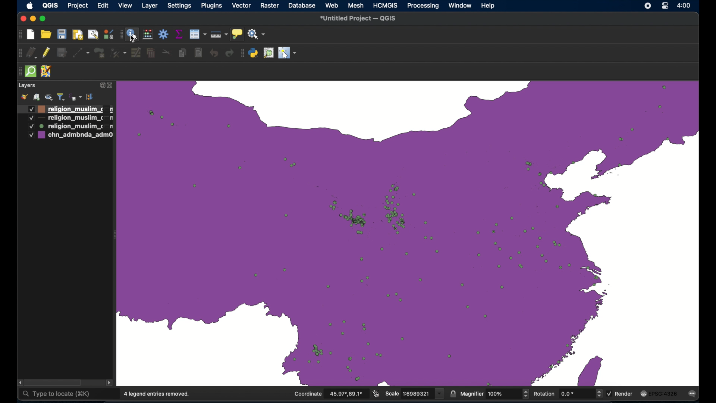 This screenshot has height=403, width=716. Describe the element at coordinates (126, 5) in the screenshot. I see `view` at that location.